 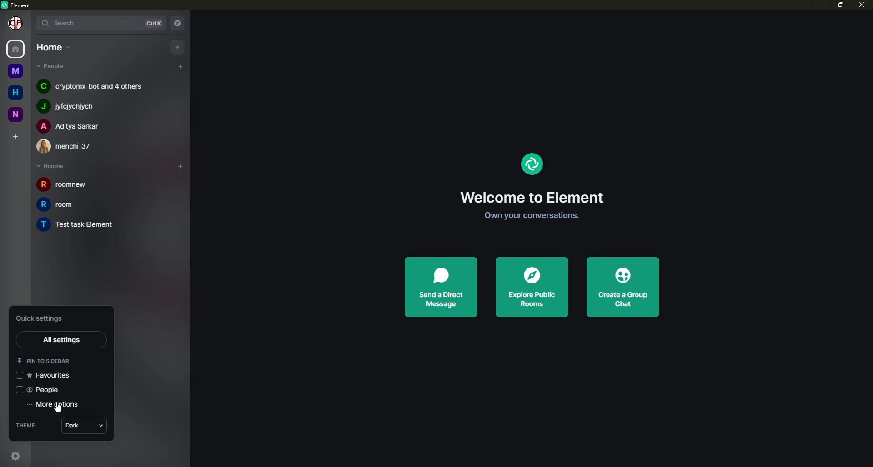 What do you see at coordinates (177, 164) in the screenshot?
I see `add` at bounding box center [177, 164].